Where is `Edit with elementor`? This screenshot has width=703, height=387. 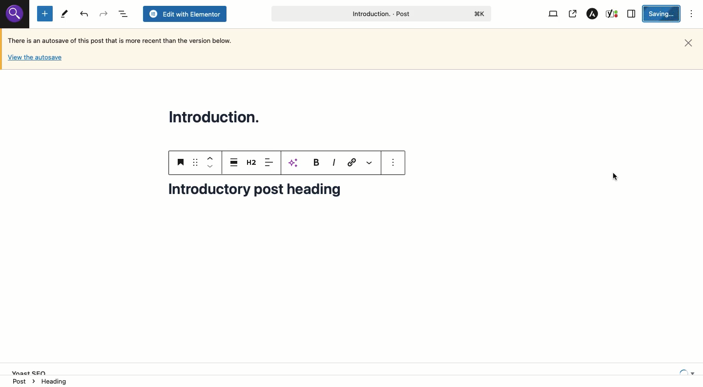 Edit with elementor is located at coordinates (185, 14).